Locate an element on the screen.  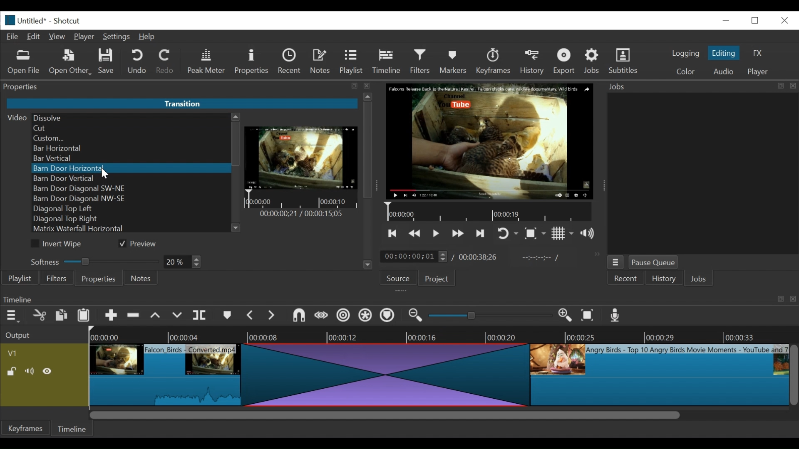
Remove cut is located at coordinates (134, 317).